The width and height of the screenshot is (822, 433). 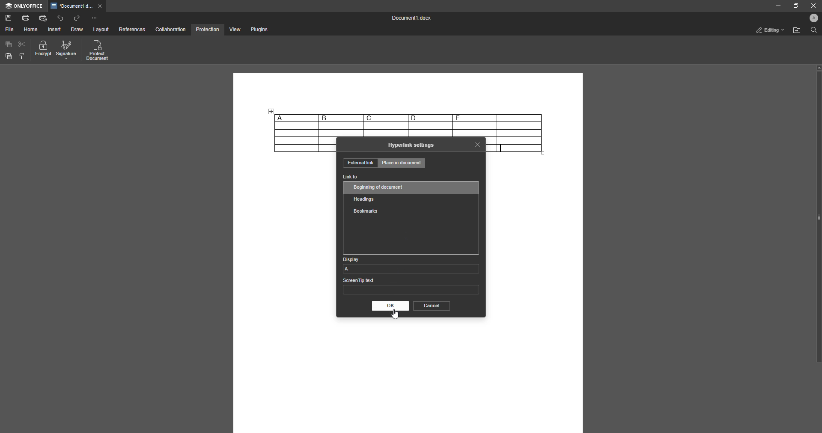 I want to click on Link to, so click(x=351, y=177).